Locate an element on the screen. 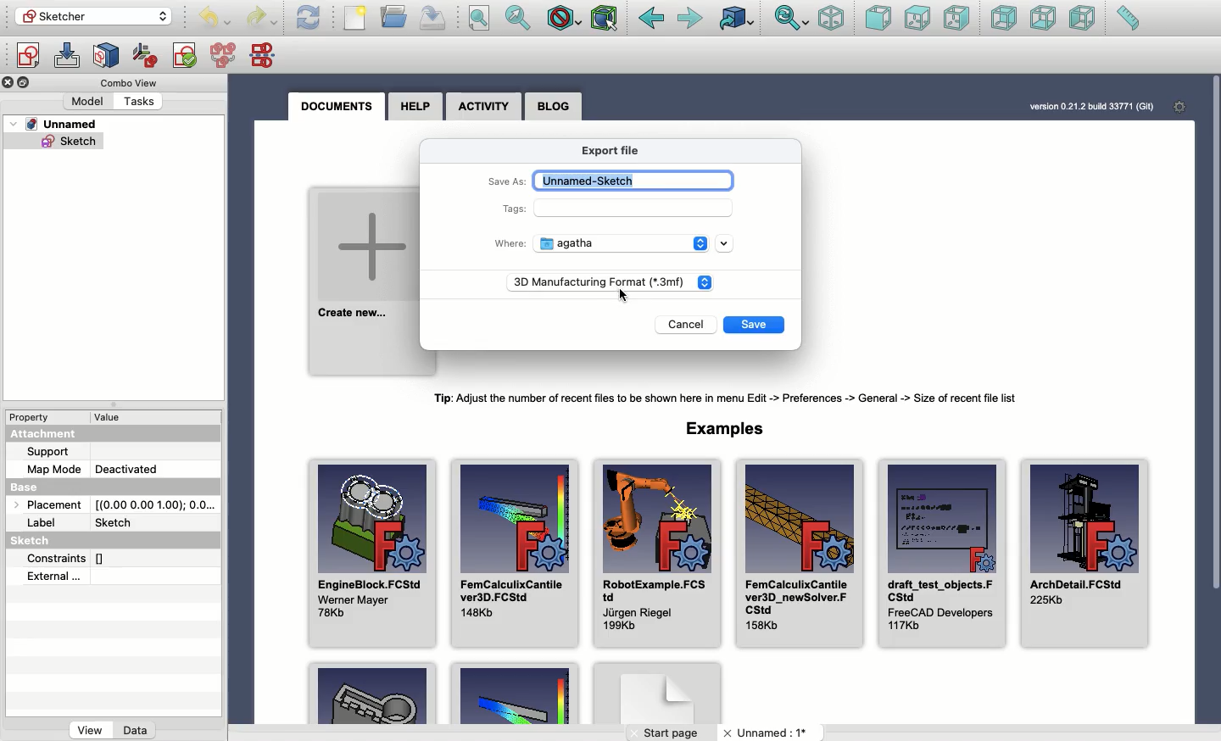 The height and width of the screenshot is (741, 1221). Create sketch is located at coordinates (26, 55).